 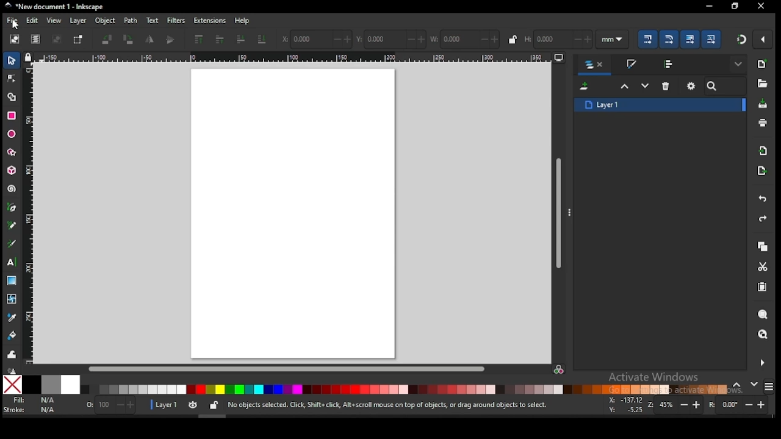 I want to click on rotation, so click(x=741, y=405).